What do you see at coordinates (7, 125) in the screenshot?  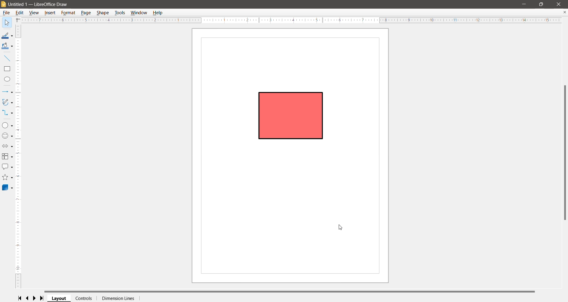 I see `Basic Shapes` at bounding box center [7, 125].